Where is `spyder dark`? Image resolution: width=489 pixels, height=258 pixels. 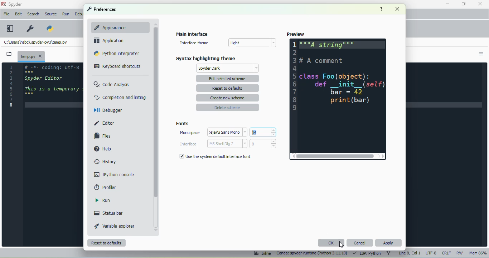 spyder dark is located at coordinates (228, 68).